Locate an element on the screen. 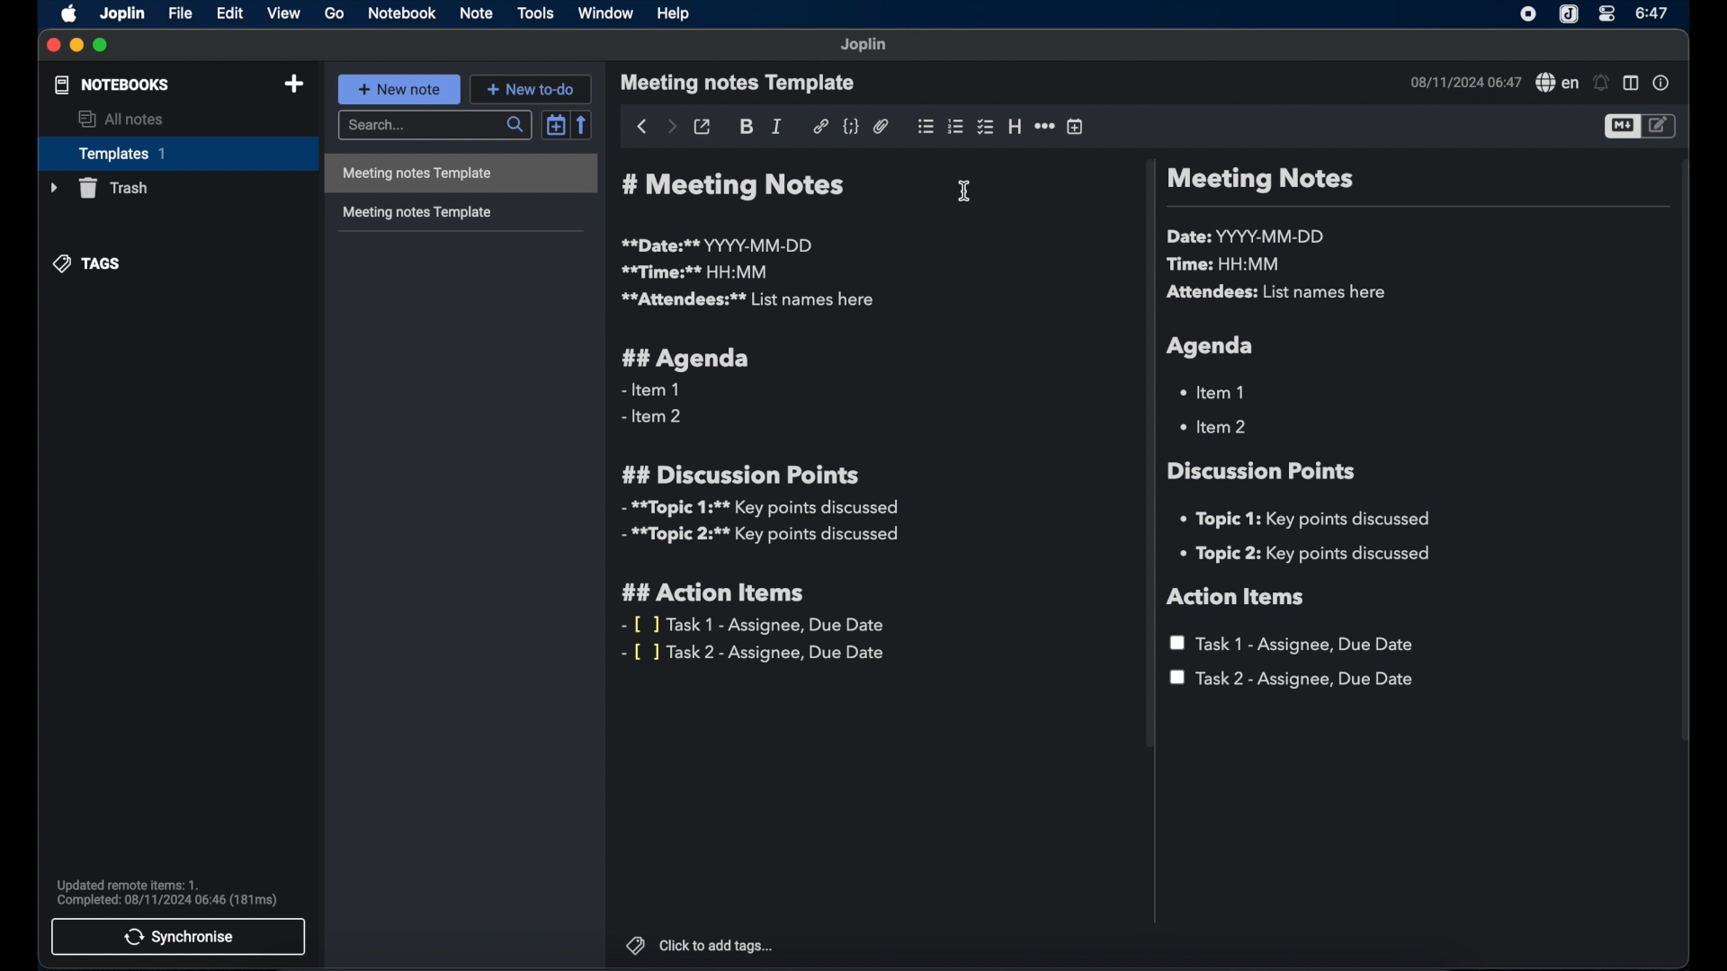  view is located at coordinates (285, 13).